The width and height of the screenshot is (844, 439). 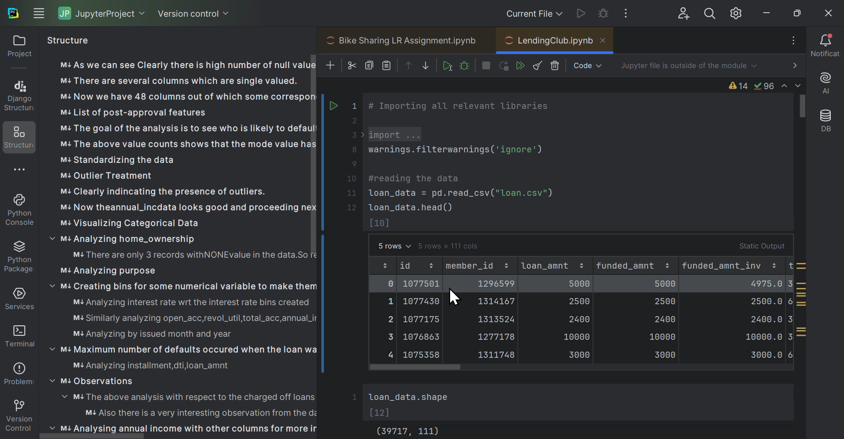 What do you see at coordinates (180, 230) in the screenshot?
I see `Structure of project` at bounding box center [180, 230].